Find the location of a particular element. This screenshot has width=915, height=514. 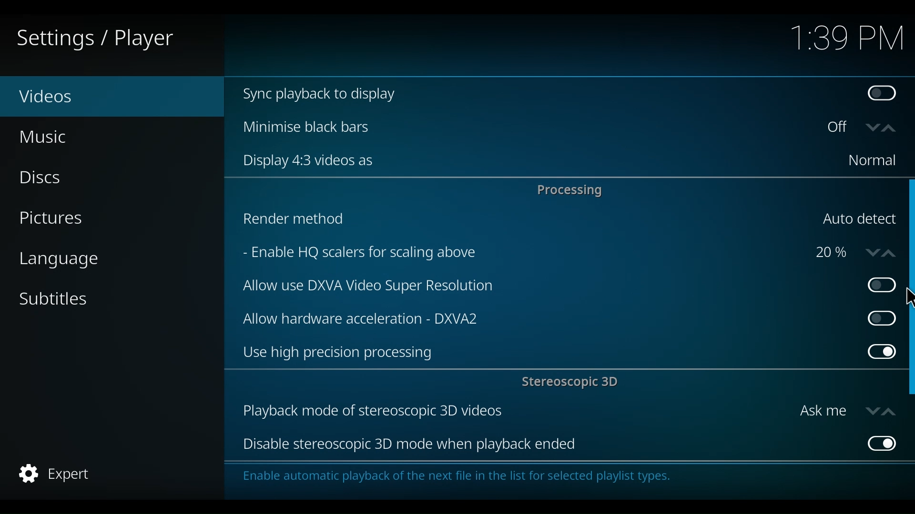

Minimise black bars is located at coordinates (525, 127).